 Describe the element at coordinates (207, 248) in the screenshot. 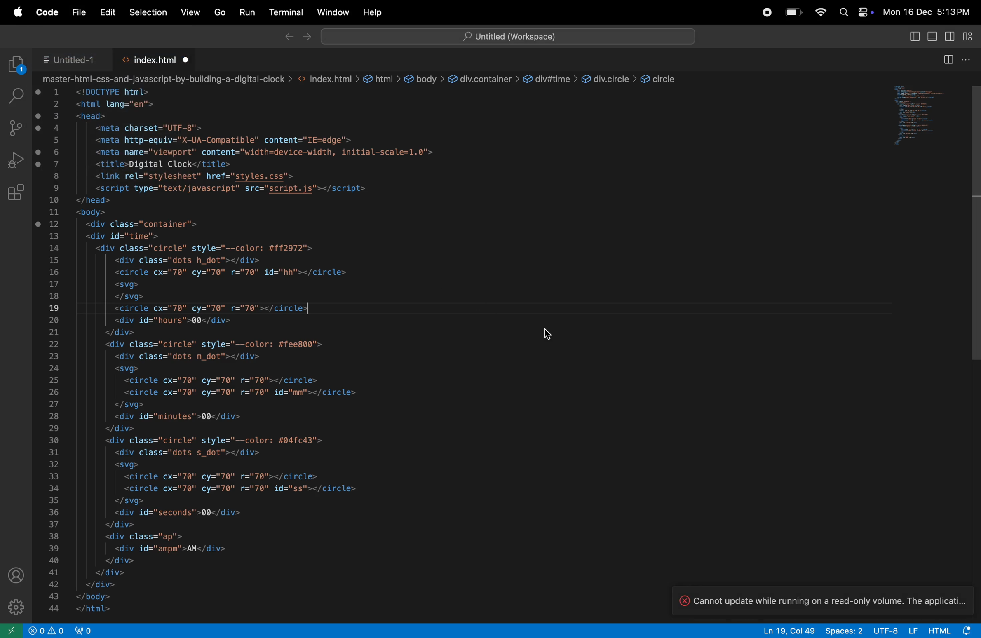

I see `<div class="circle" style="--color: #ff2972">` at that location.